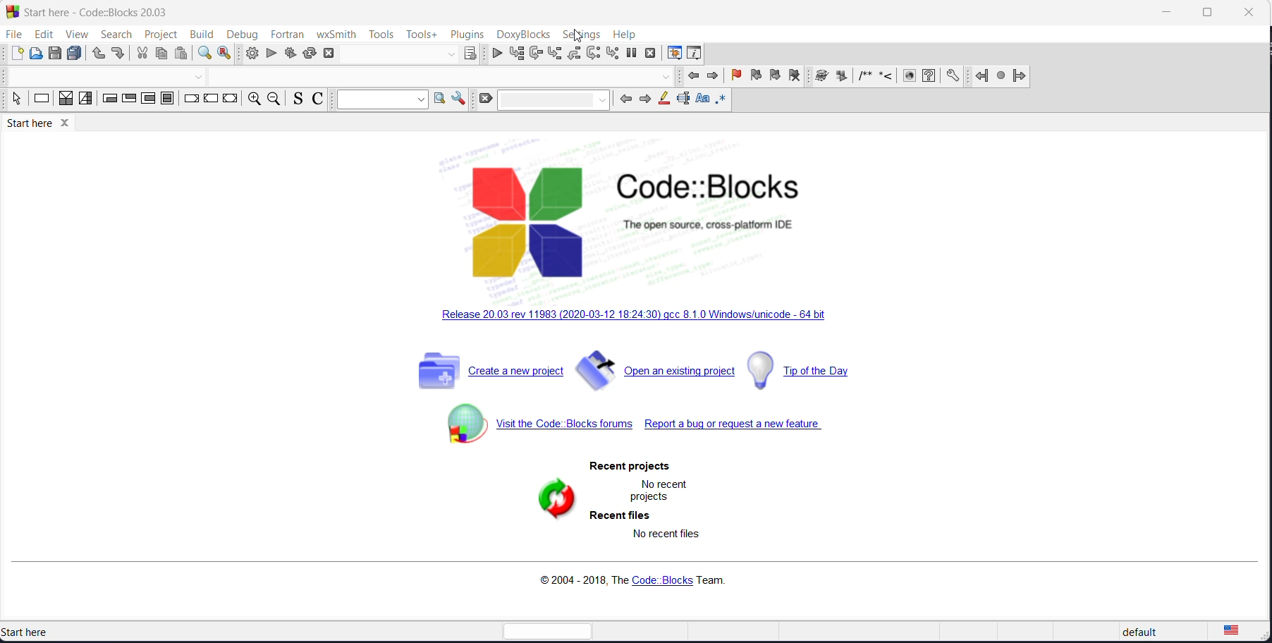 This screenshot has height=643, width=1272. I want to click on tip of the day, so click(815, 372).